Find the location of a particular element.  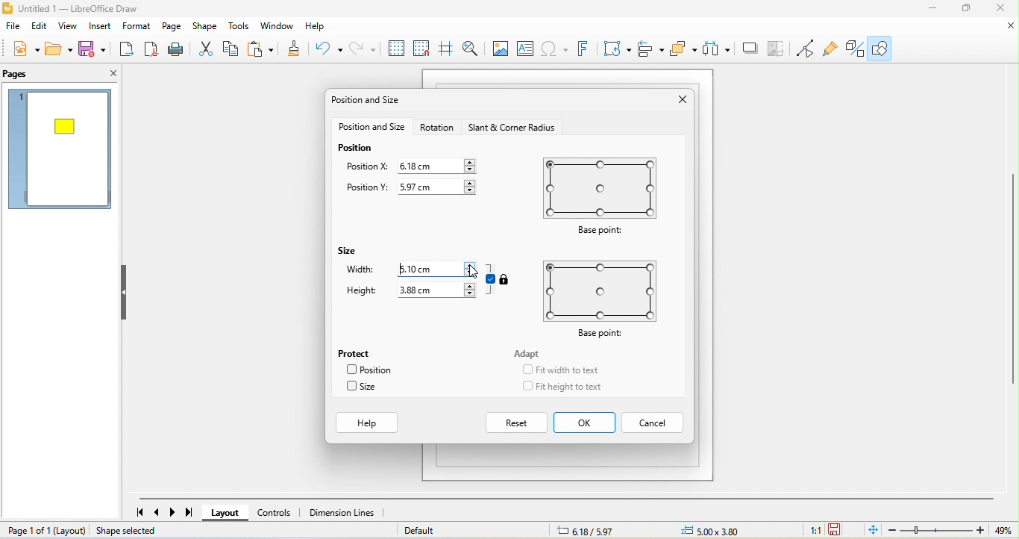

base point is located at coordinates (608, 196).